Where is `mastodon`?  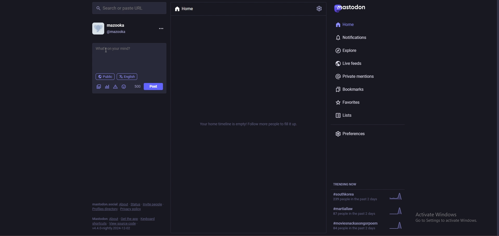 mastodon is located at coordinates (104, 204).